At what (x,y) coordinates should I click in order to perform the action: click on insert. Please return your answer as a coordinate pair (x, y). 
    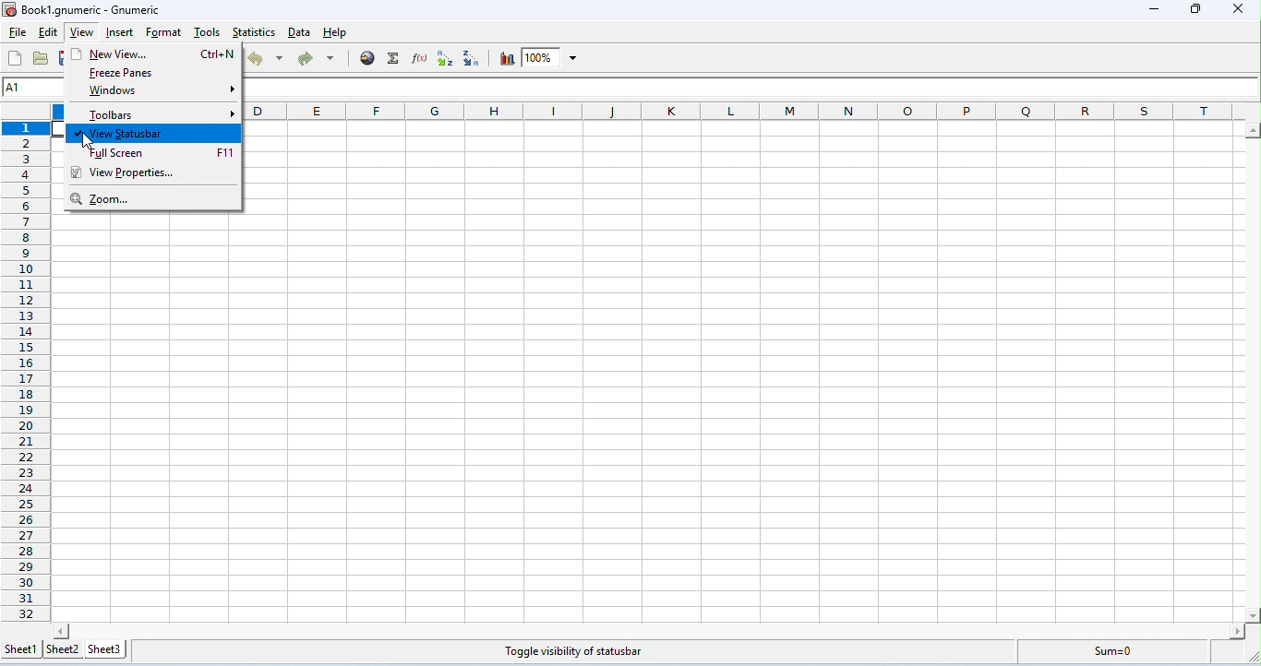
    Looking at the image, I should click on (120, 33).